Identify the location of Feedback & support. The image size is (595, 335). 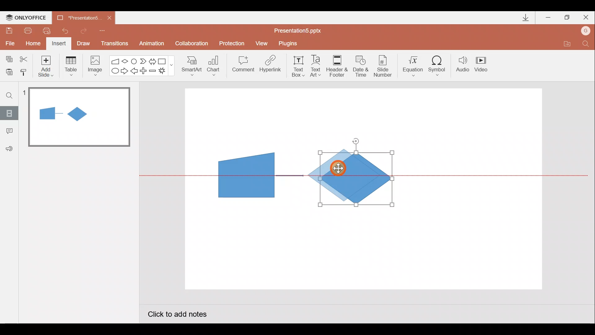
(10, 148).